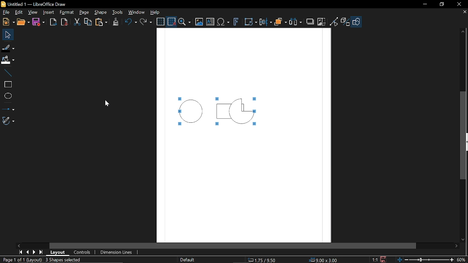  Describe the element at coordinates (235, 23) in the screenshot. I see `Insert fontwork` at that location.